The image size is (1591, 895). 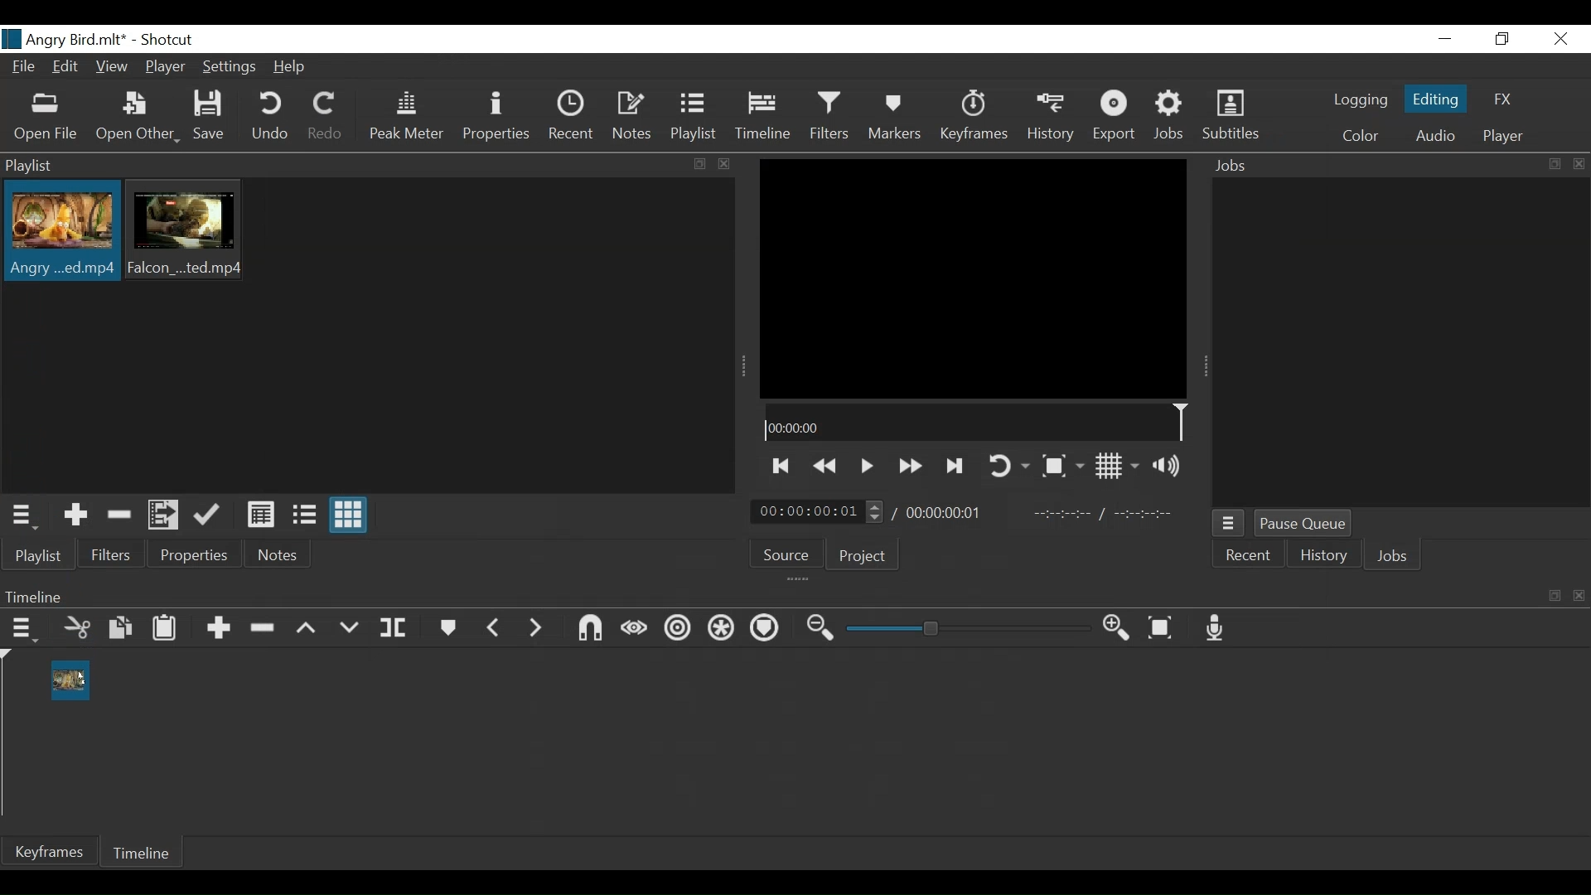 What do you see at coordinates (588, 630) in the screenshot?
I see `Snap` at bounding box center [588, 630].